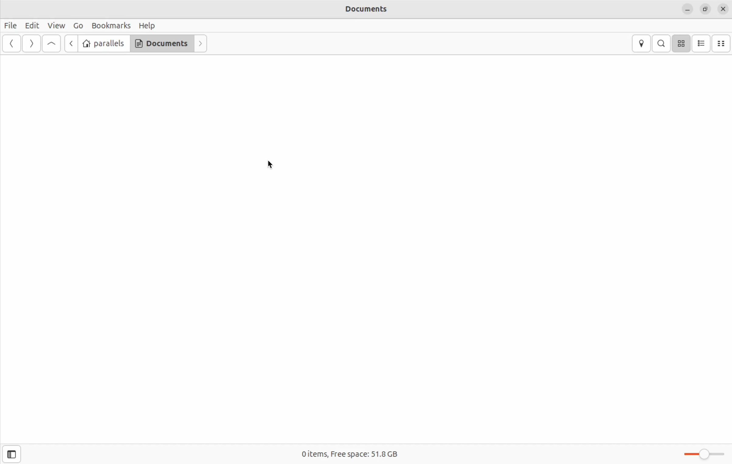  Describe the element at coordinates (78, 26) in the screenshot. I see `Go` at that location.